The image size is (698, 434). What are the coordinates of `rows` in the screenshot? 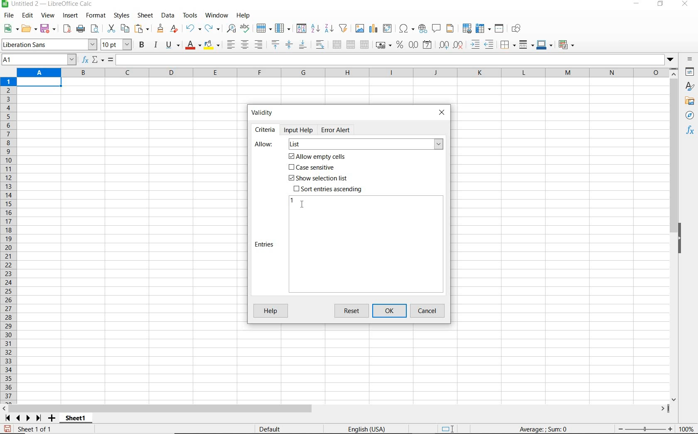 It's located at (9, 241).